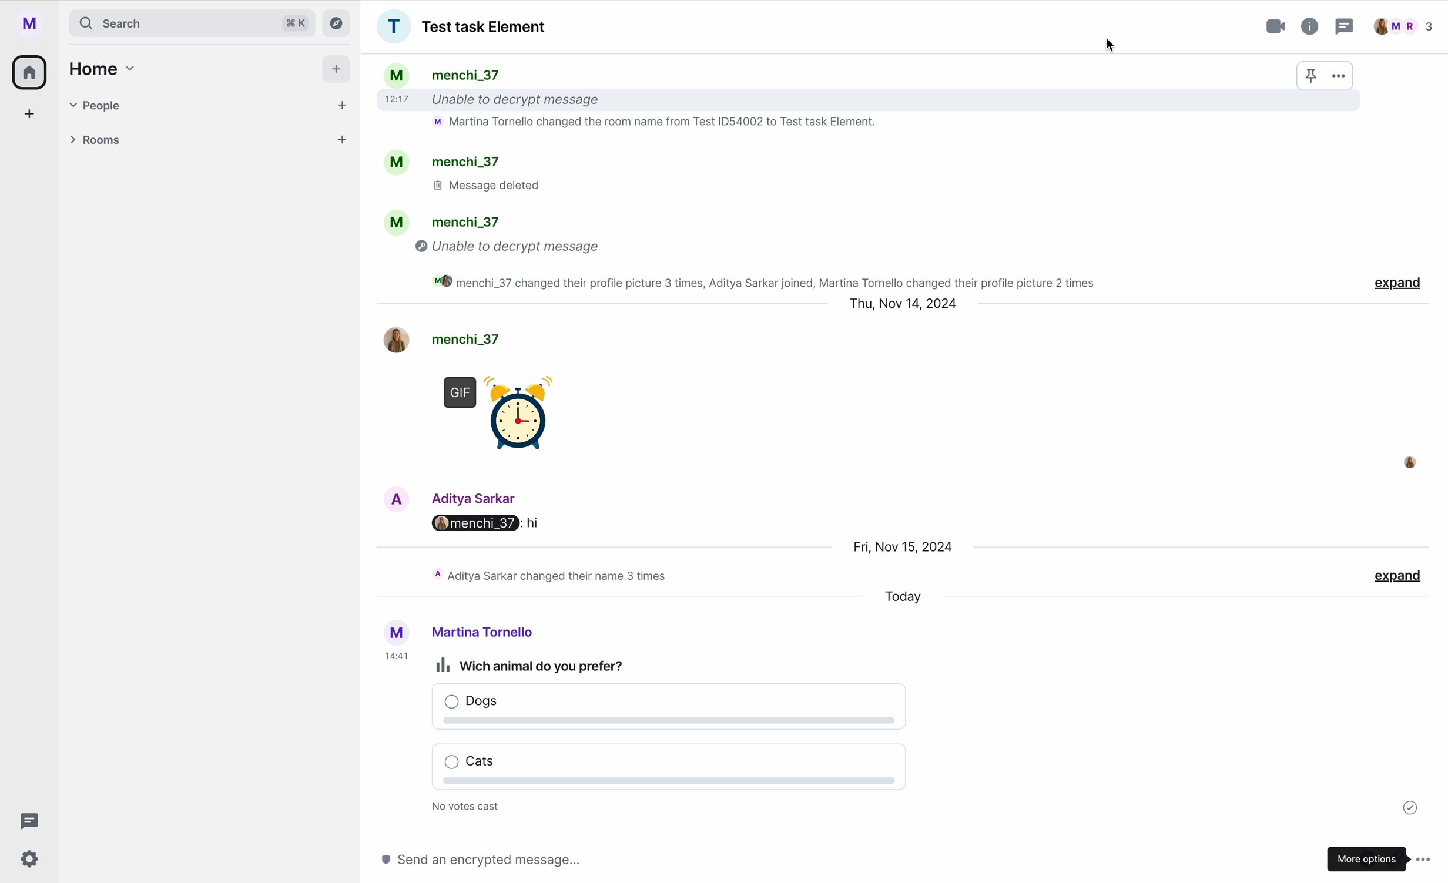 Image resolution: width=1448 pixels, height=883 pixels. I want to click on add, so click(31, 117).